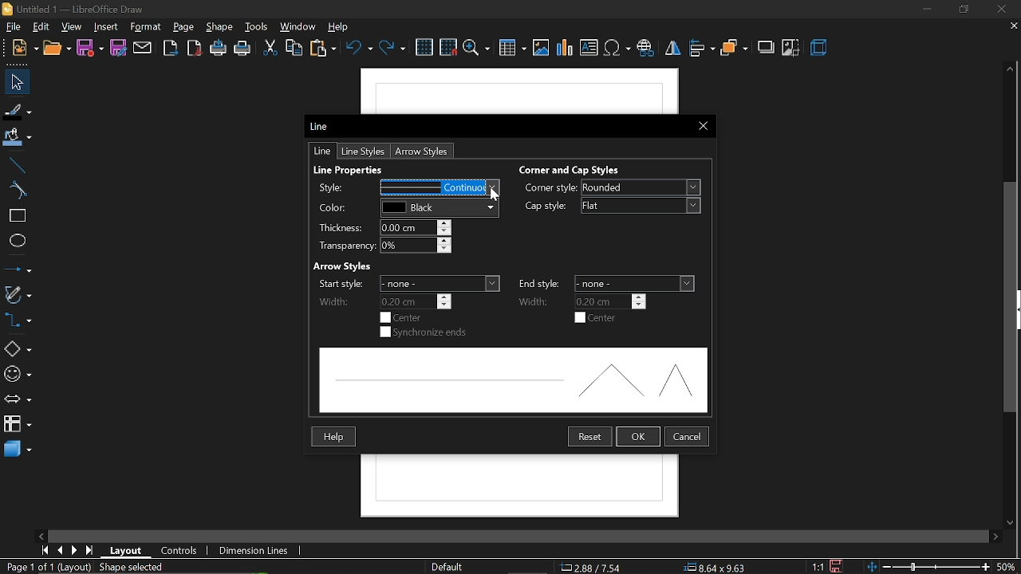 Image resolution: width=1021 pixels, height=574 pixels. Describe the element at coordinates (40, 27) in the screenshot. I see `edit` at that location.